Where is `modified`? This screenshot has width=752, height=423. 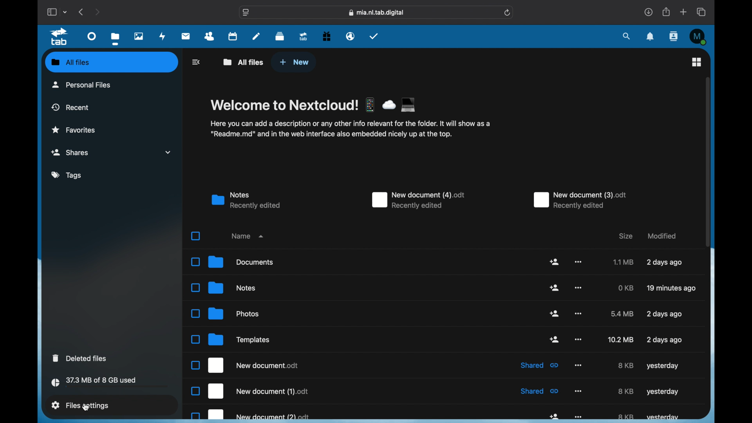 modified is located at coordinates (665, 262).